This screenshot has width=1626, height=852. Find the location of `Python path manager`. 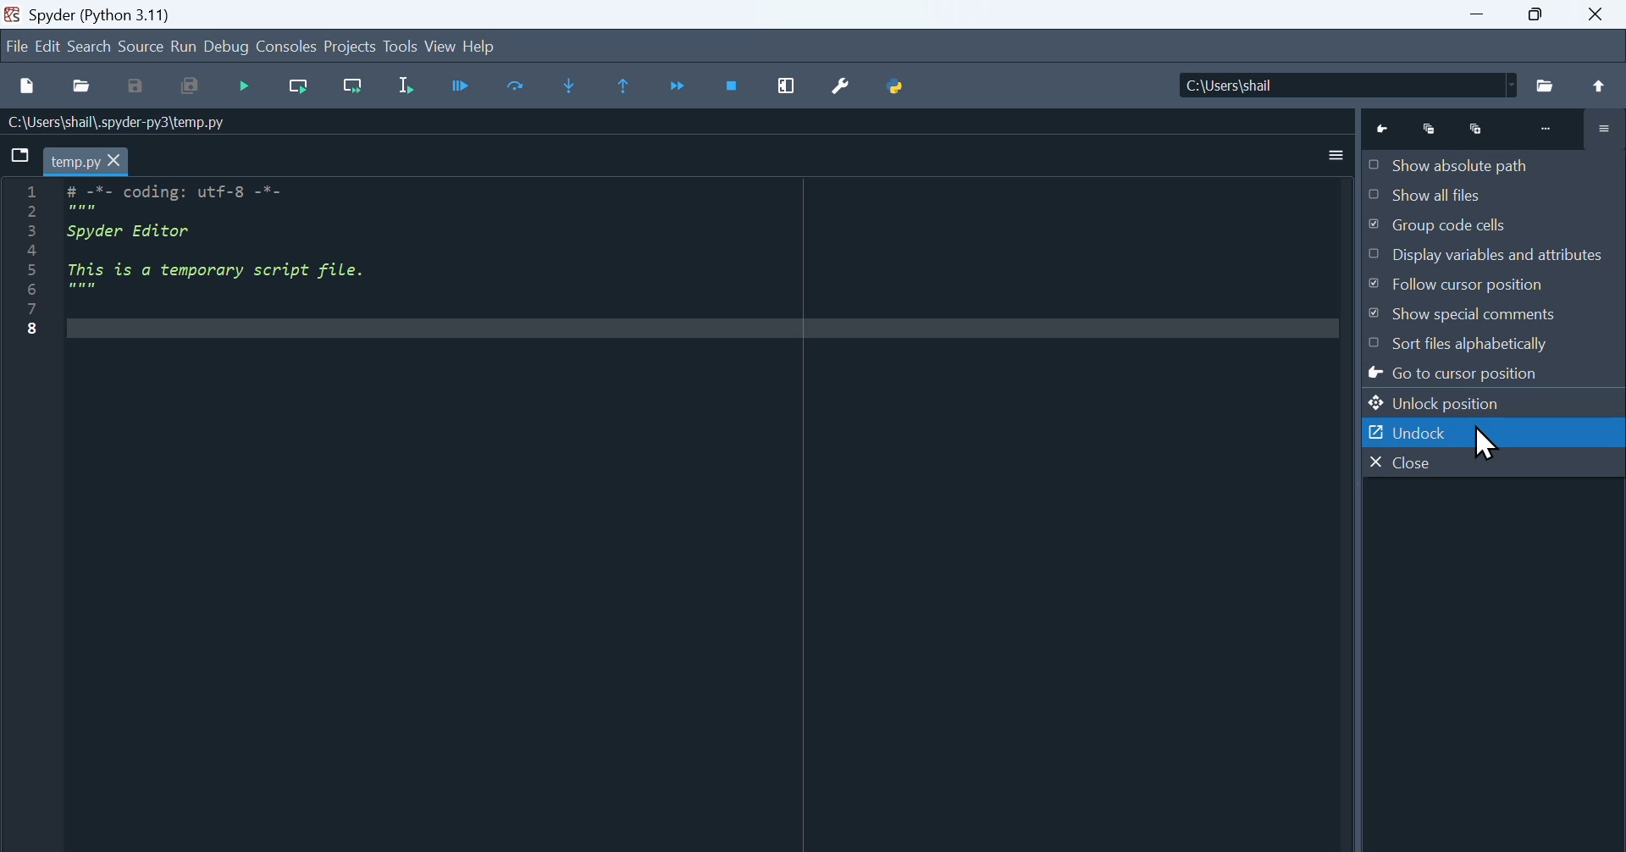

Python path manager is located at coordinates (898, 86).